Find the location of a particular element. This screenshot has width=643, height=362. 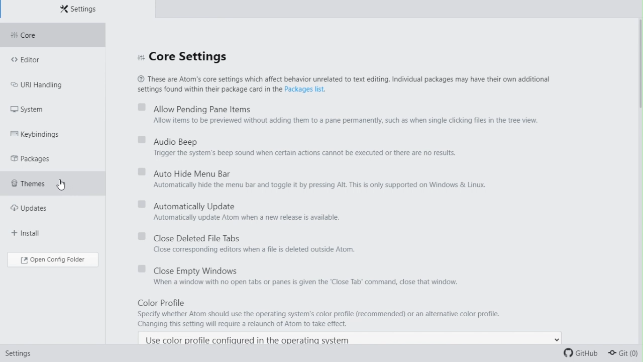

Themes is located at coordinates (41, 185).